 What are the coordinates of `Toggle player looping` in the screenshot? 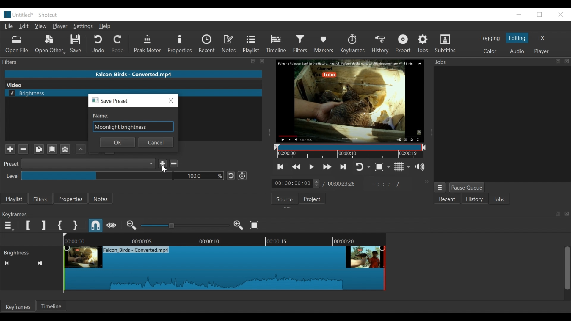 It's located at (362, 167).